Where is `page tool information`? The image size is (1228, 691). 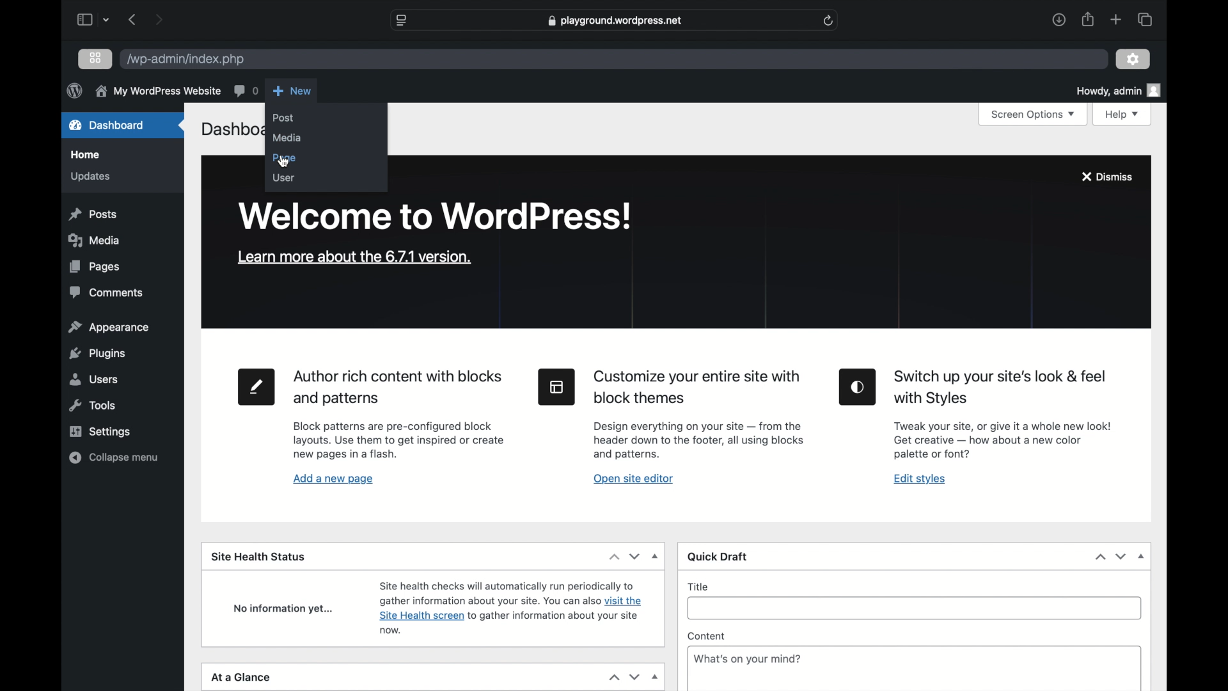 page tool information is located at coordinates (399, 440).